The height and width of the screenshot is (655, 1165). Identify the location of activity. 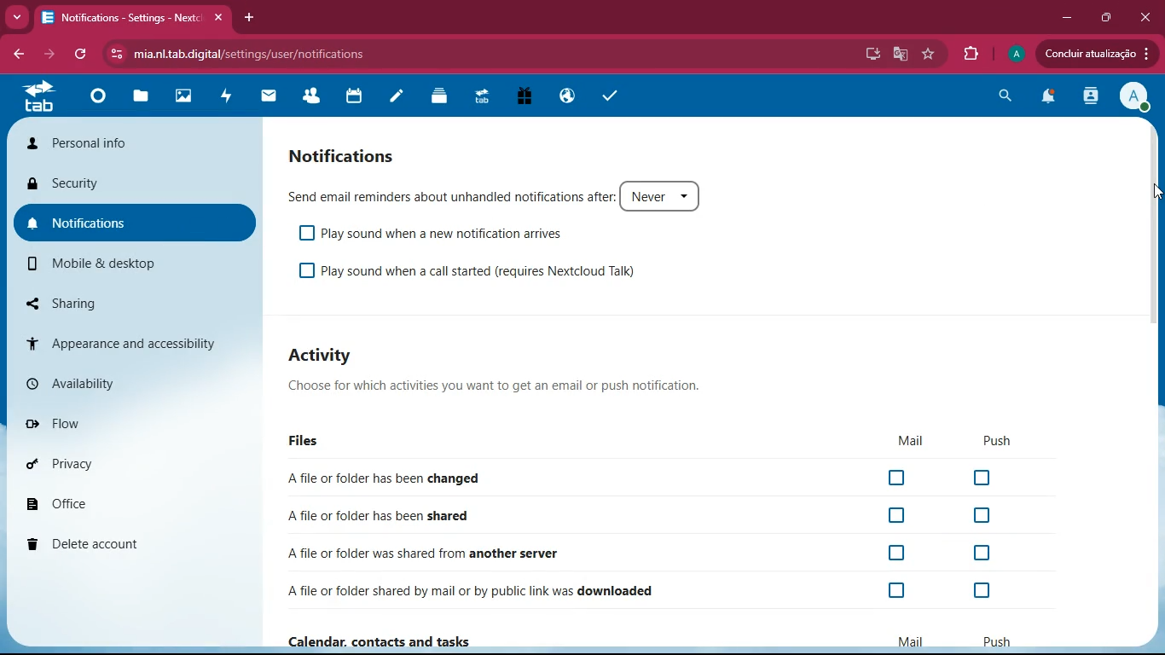
(1087, 97).